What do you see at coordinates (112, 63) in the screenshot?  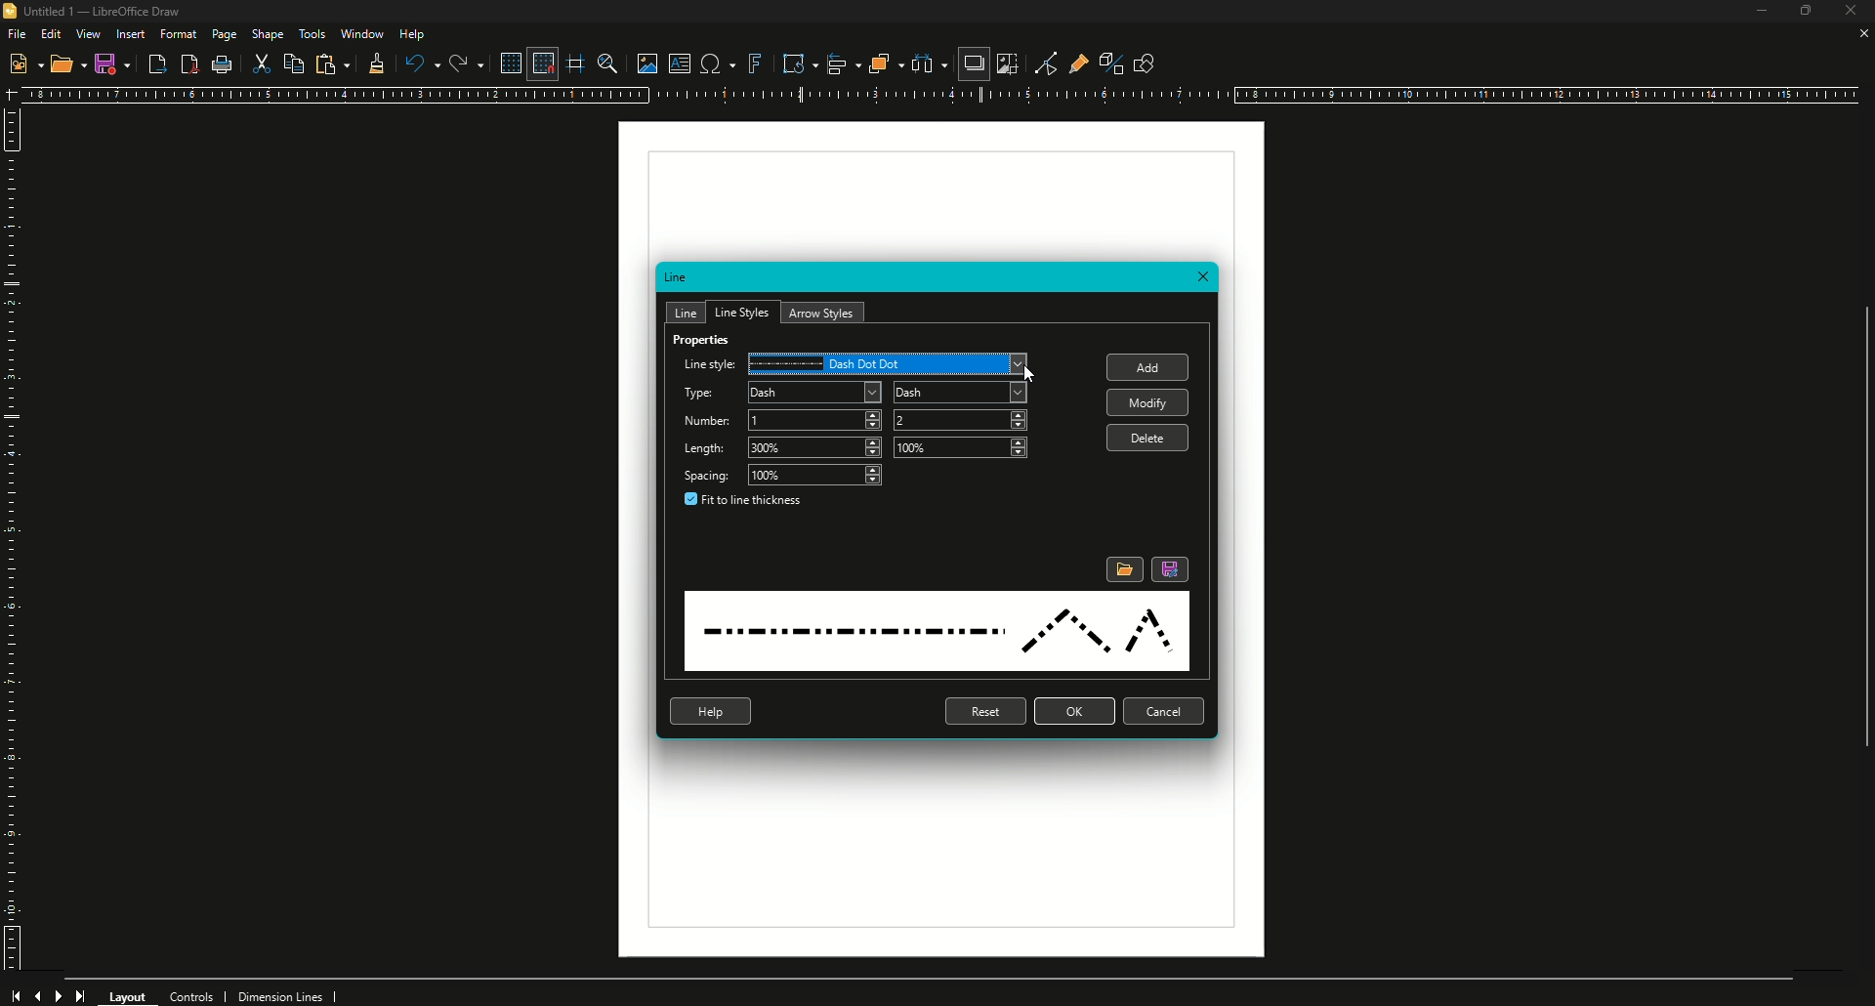 I see `Save` at bounding box center [112, 63].